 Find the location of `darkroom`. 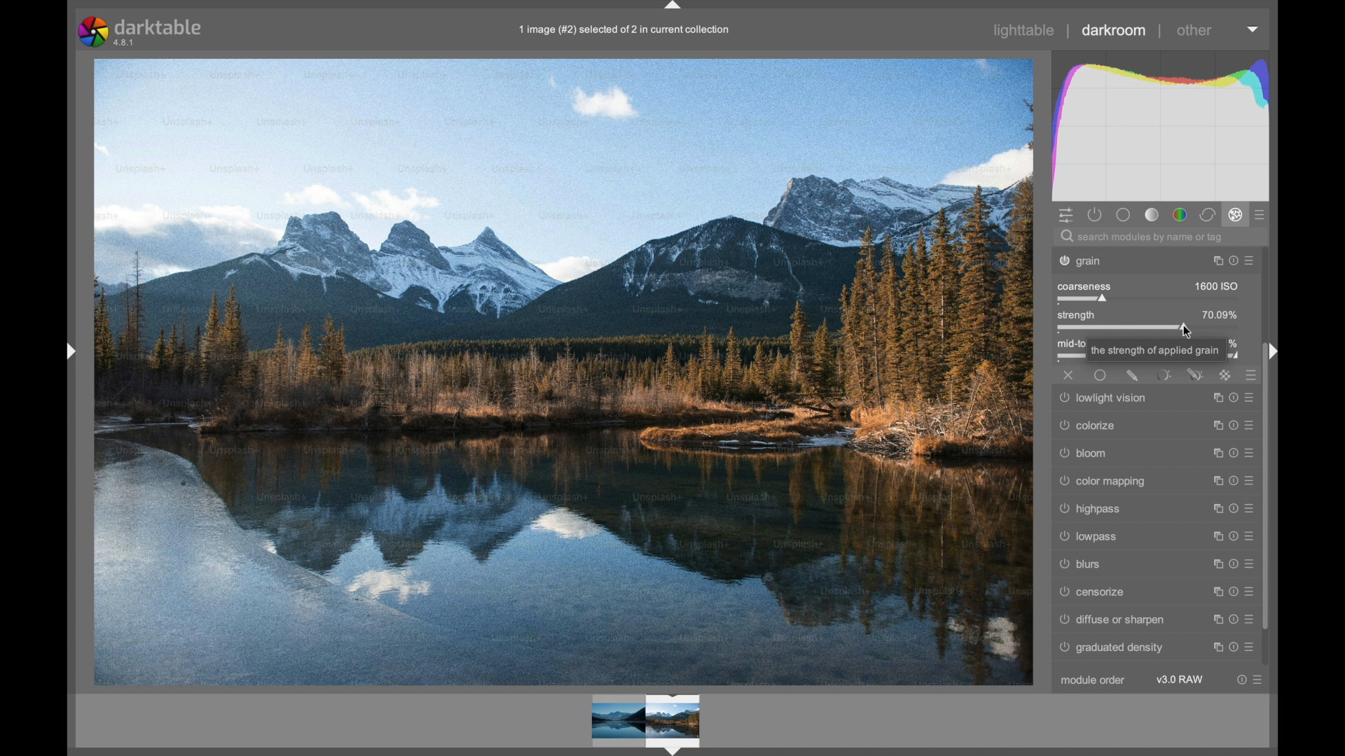

darkroom is located at coordinates (1114, 29).